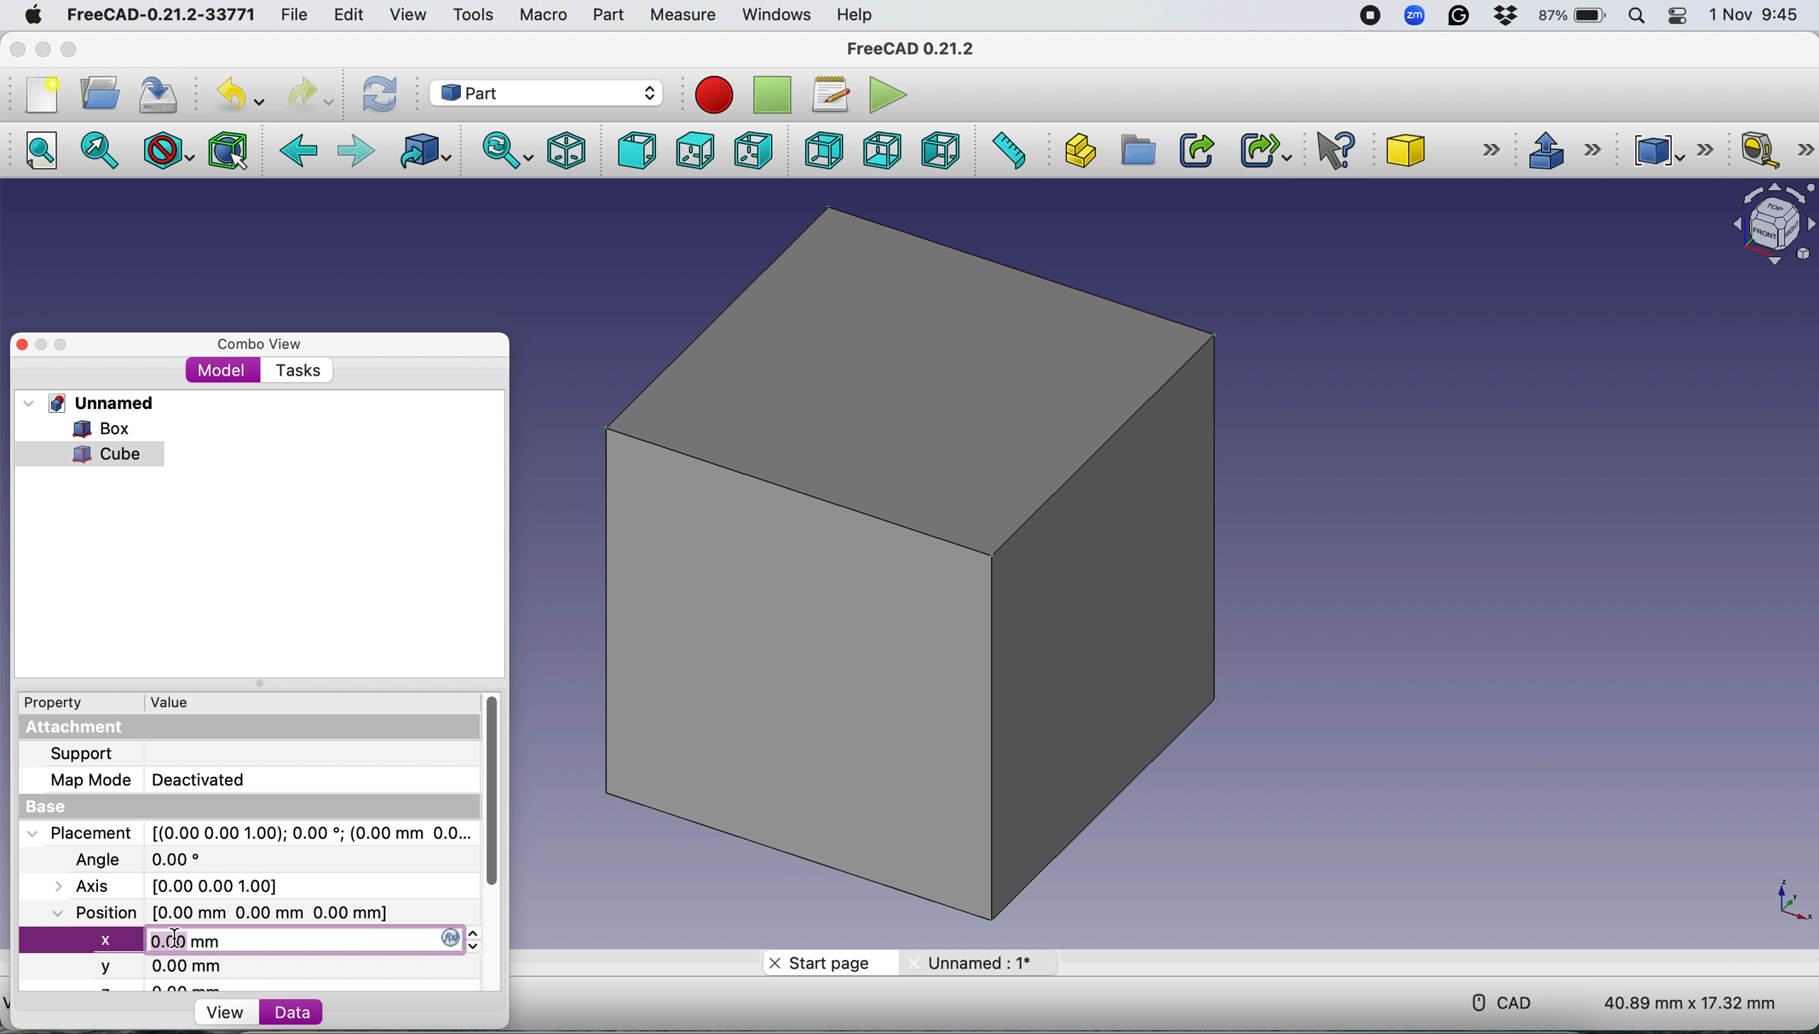  What do you see at coordinates (1076, 150) in the screenshot?
I see `Create part` at bounding box center [1076, 150].